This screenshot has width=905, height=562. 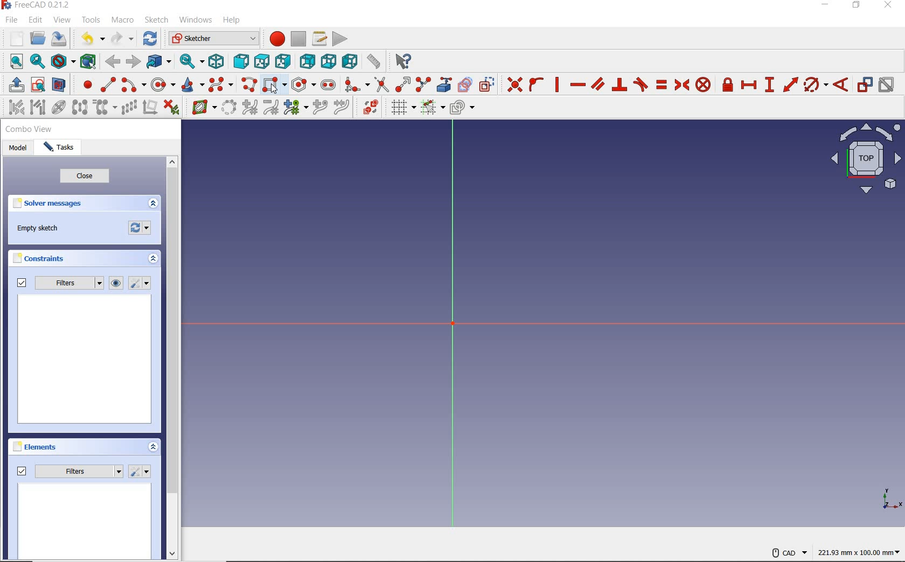 What do you see at coordinates (241, 62) in the screenshot?
I see `front` at bounding box center [241, 62].